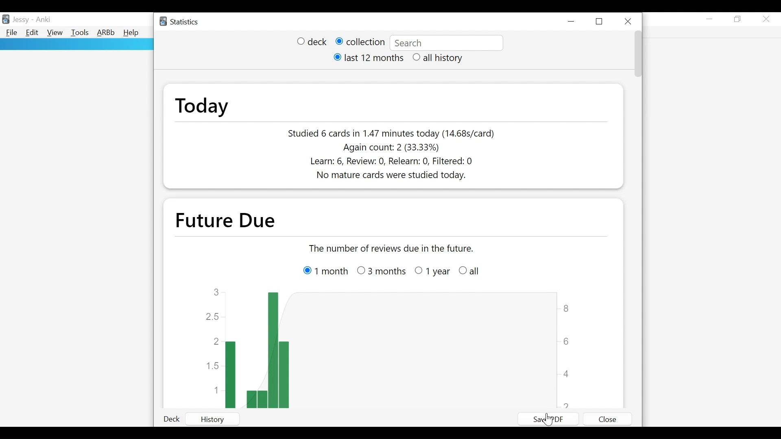  Describe the element at coordinates (11, 33) in the screenshot. I see `File` at that location.